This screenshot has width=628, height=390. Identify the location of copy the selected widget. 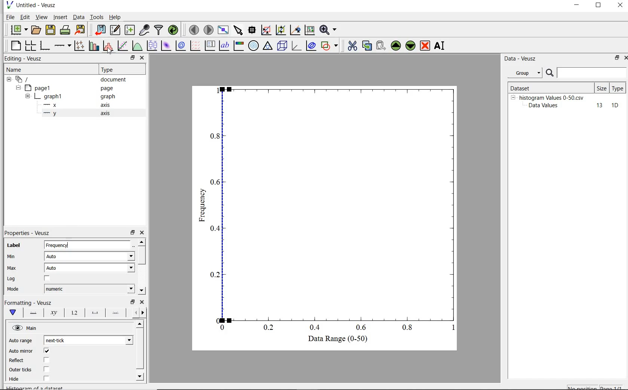
(366, 47).